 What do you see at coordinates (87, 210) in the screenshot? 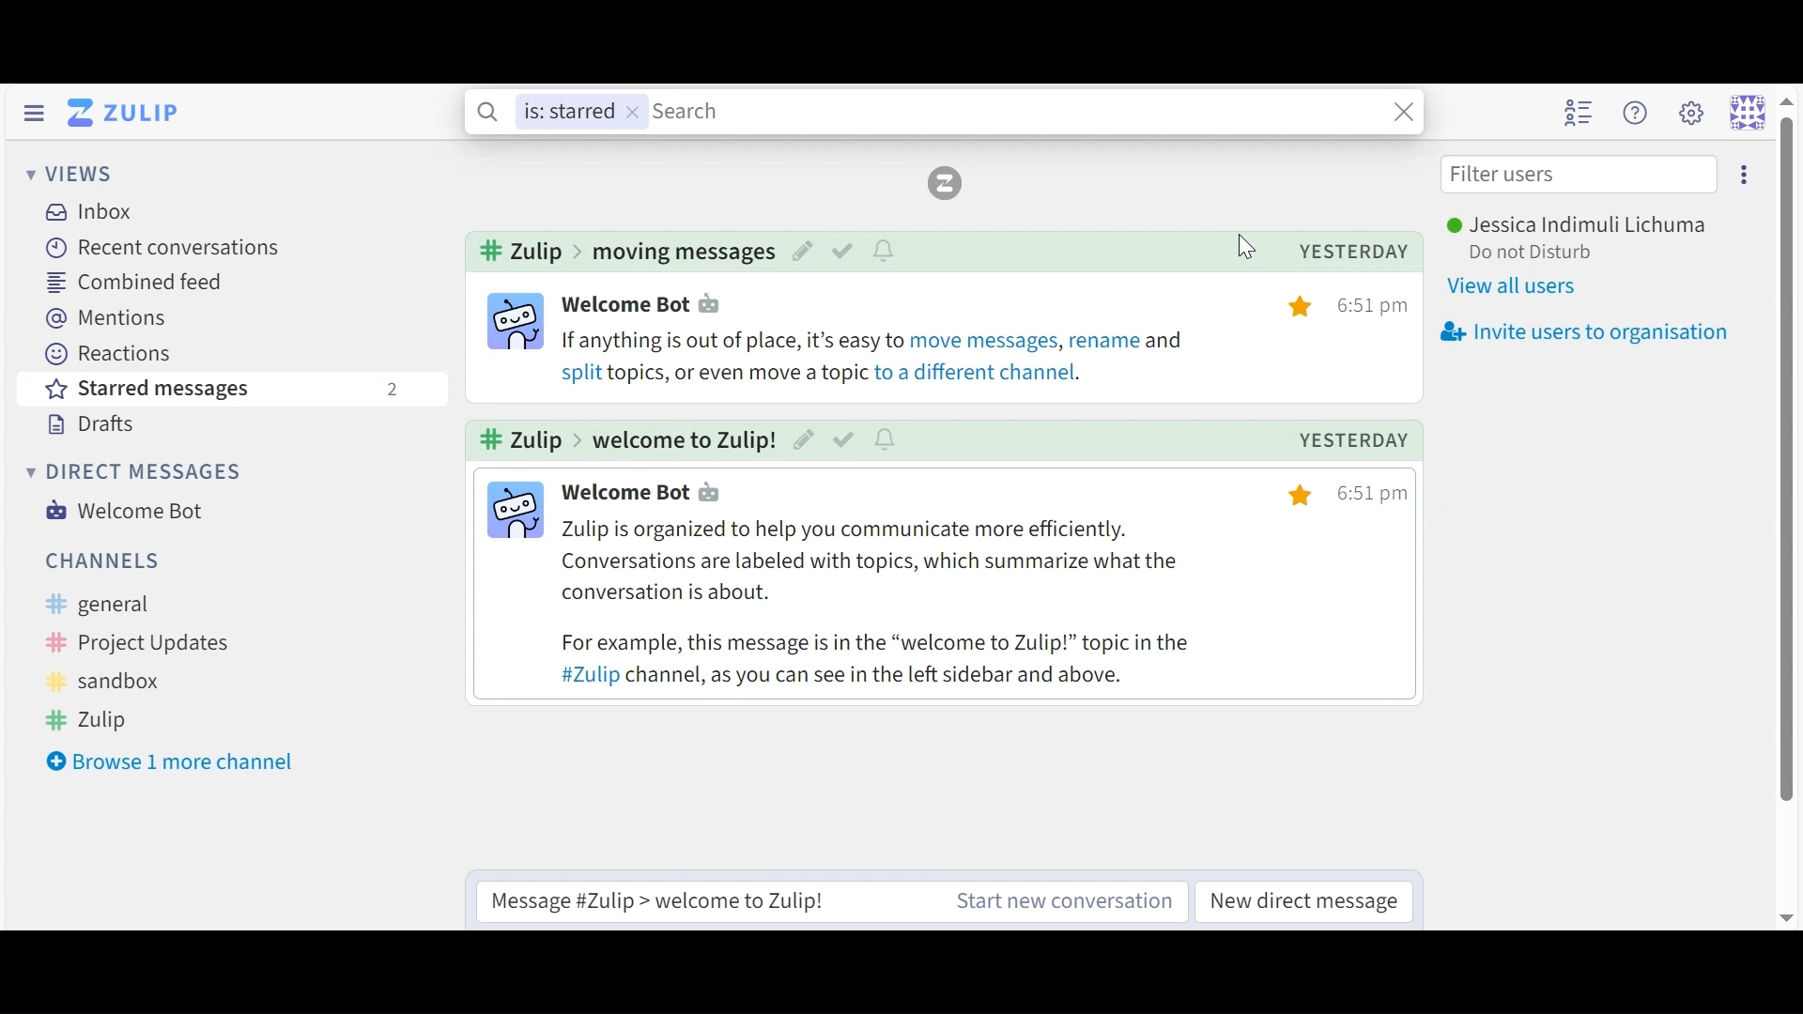
I see `Inbox` at bounding box center [87, 210].